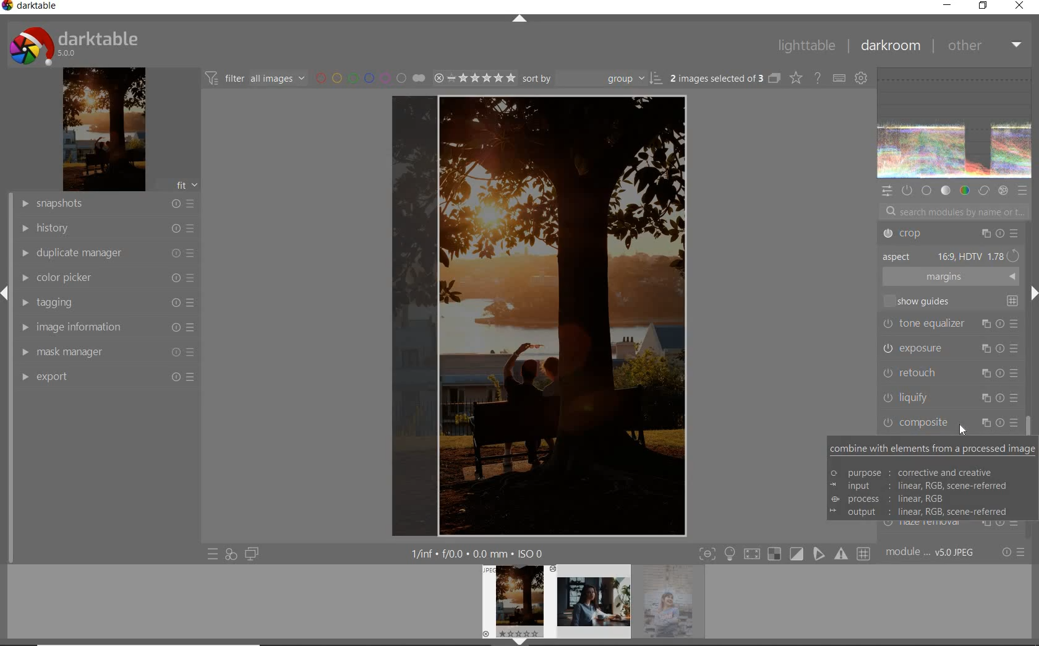 Image resolution: width=1039 pixels, height=646 pixels. What do you see at coordinates (817, 77) in the screenshot?
I see `enable for online help` at bounding box center [817, 77].